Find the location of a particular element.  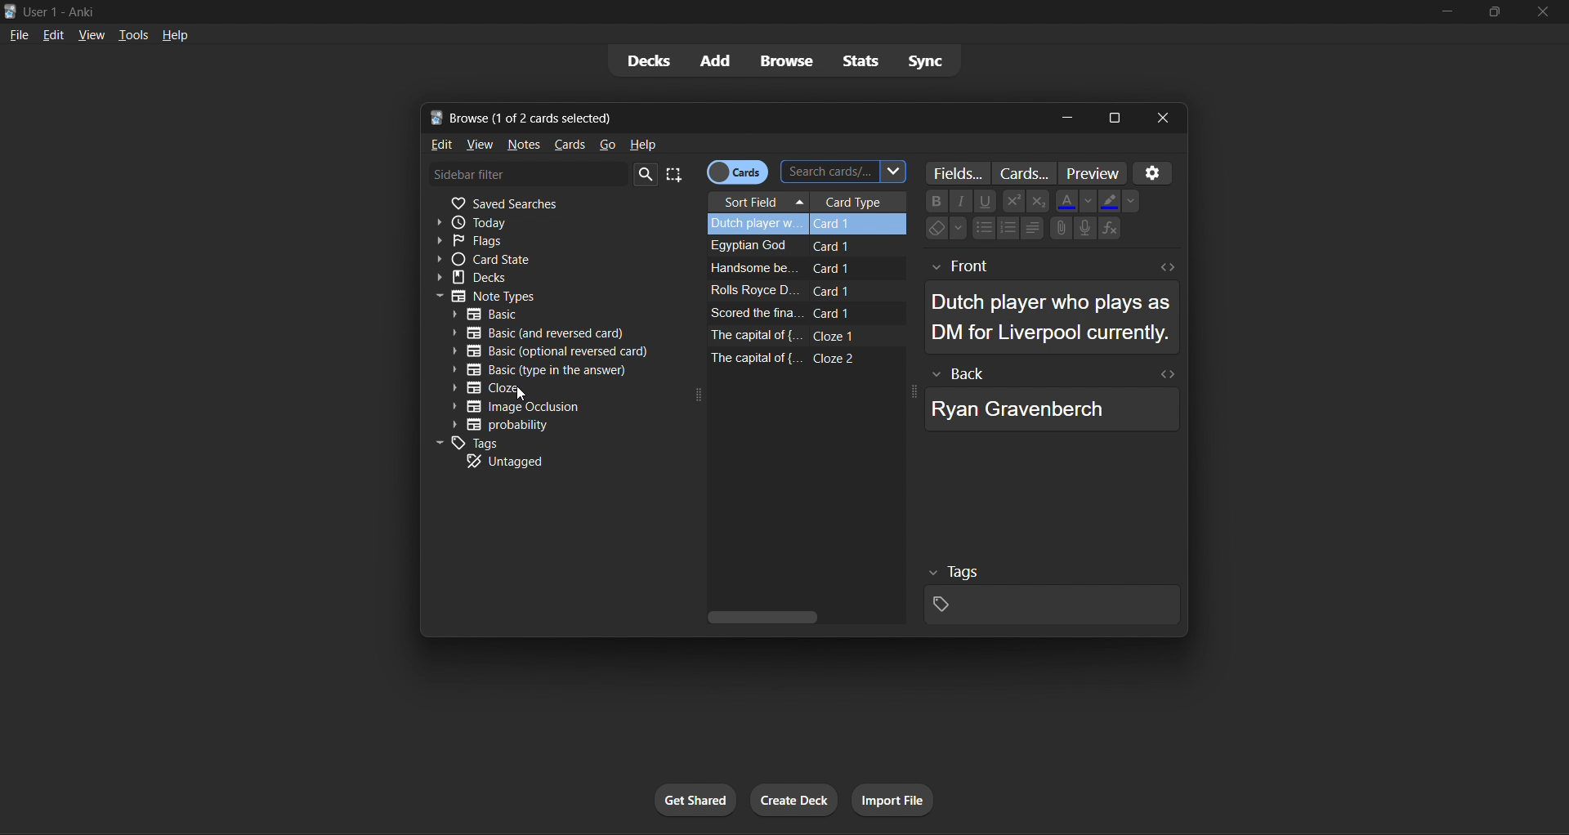

notes type filter is located at coordinates (559, 294).